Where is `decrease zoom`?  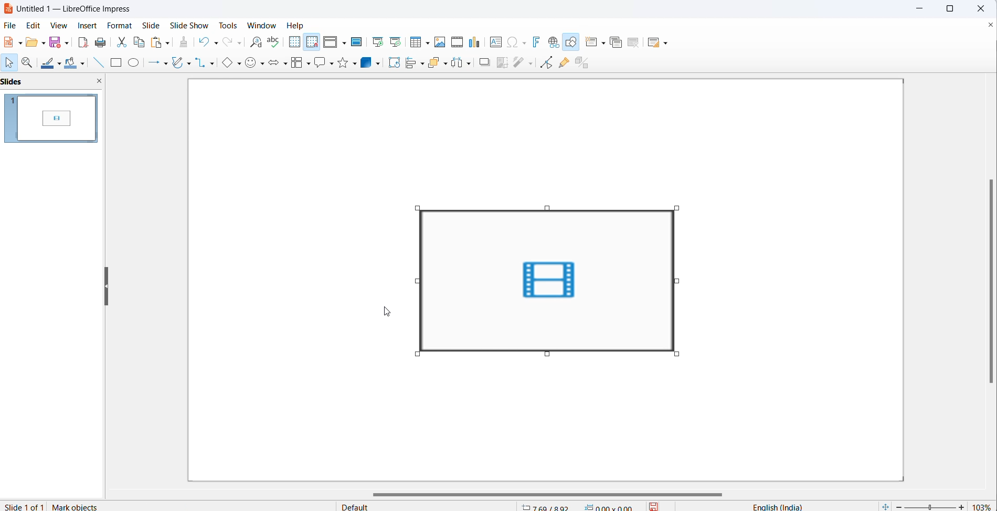
decrease zoom is located at coordinates (898, 506).